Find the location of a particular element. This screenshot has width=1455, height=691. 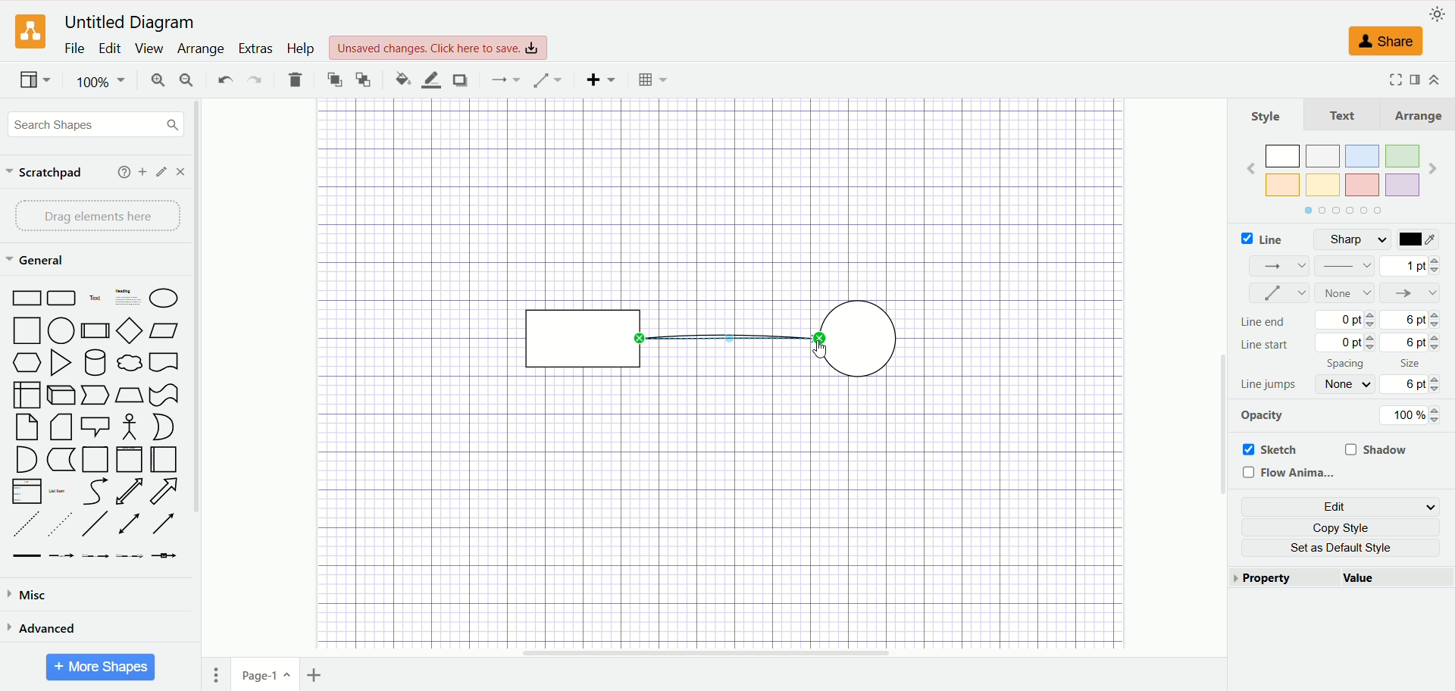

Link is located at coordinates (27, 558).